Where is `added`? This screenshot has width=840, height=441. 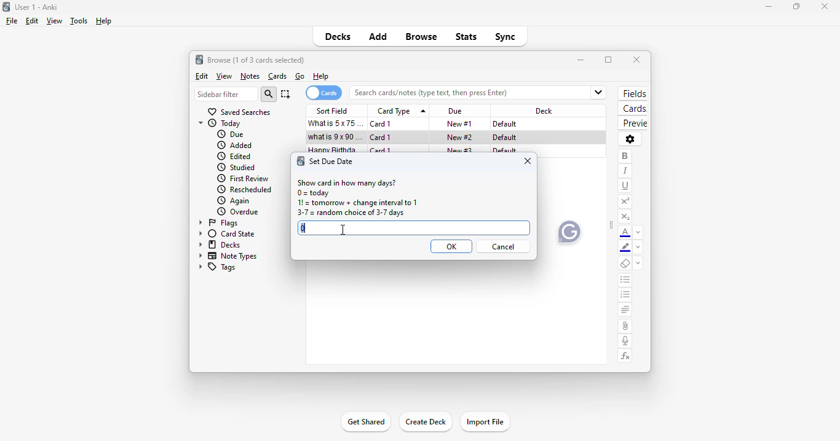 added is located at coordinates (235, 145).